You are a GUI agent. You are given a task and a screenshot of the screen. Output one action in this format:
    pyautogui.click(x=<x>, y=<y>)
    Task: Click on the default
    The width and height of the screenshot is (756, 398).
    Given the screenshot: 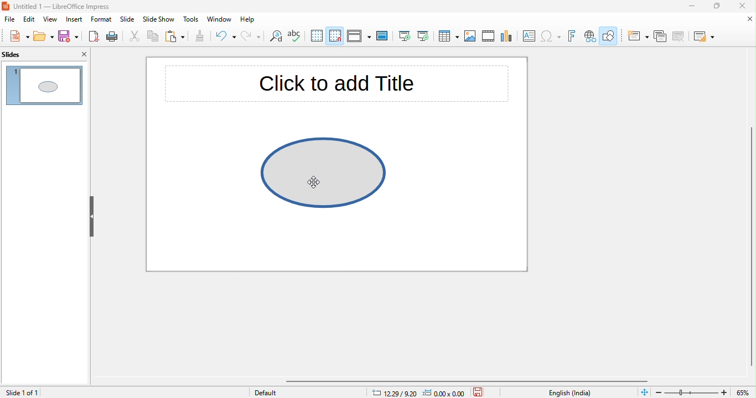 What is the action you would take?
    pyautogui.click(x=273, y=392)
    